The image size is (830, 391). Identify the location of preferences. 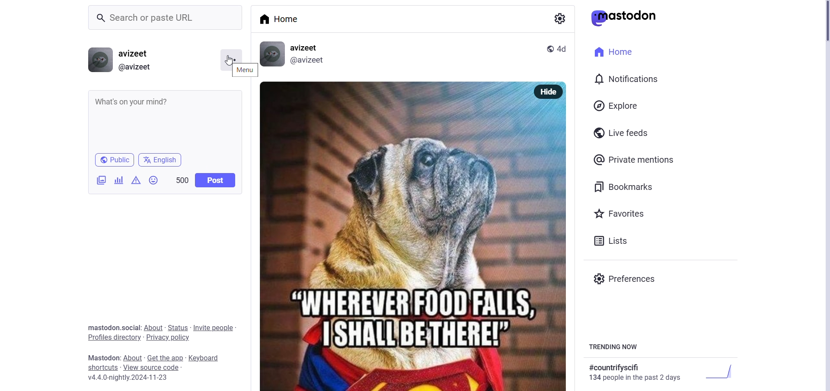
(627, 278).